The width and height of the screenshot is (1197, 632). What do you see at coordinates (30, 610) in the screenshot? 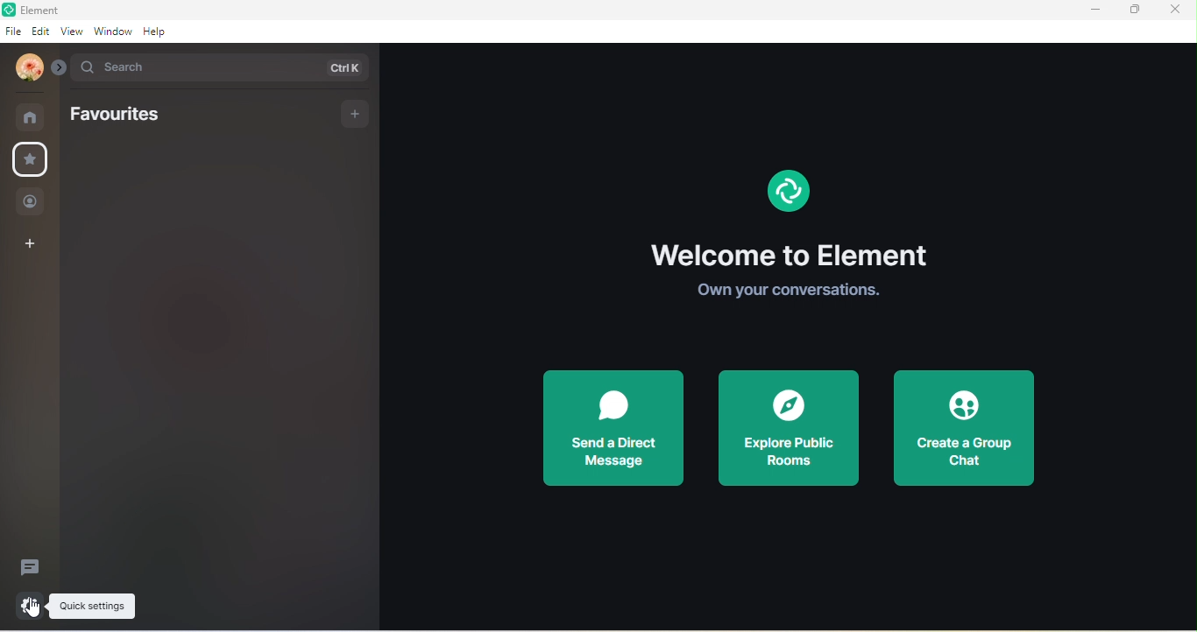
I see `cursor` at bounding box center [30, 610].